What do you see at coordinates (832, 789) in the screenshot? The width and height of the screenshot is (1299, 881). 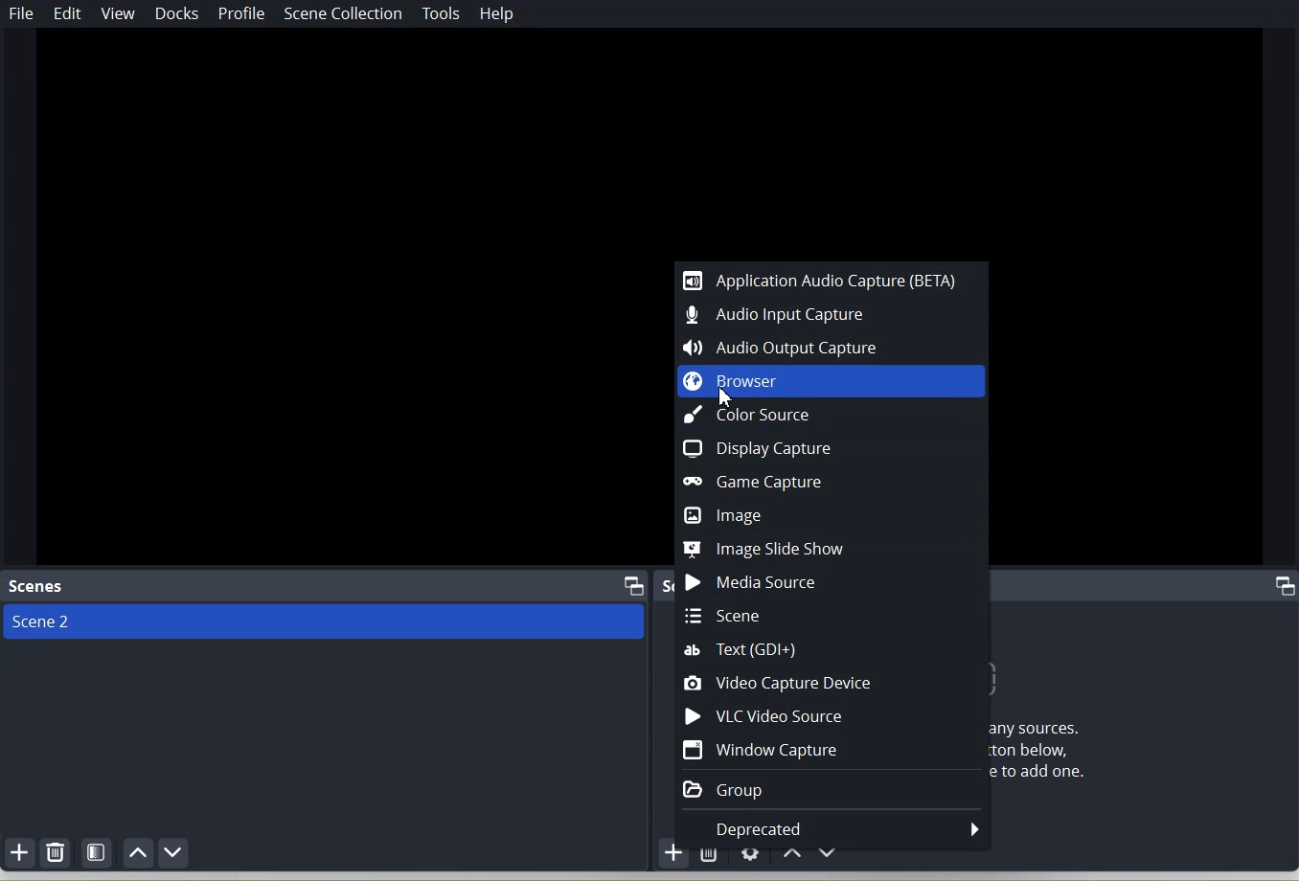 I see `Group ` at bounding box center [832, 789].